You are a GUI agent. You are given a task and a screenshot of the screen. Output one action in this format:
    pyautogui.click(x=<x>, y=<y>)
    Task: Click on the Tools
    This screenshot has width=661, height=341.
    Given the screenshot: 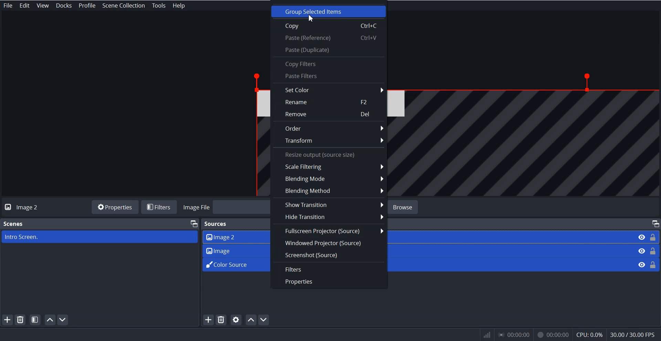 What is the action you would take?
    pyautogui.click(x=159, y=5)
    